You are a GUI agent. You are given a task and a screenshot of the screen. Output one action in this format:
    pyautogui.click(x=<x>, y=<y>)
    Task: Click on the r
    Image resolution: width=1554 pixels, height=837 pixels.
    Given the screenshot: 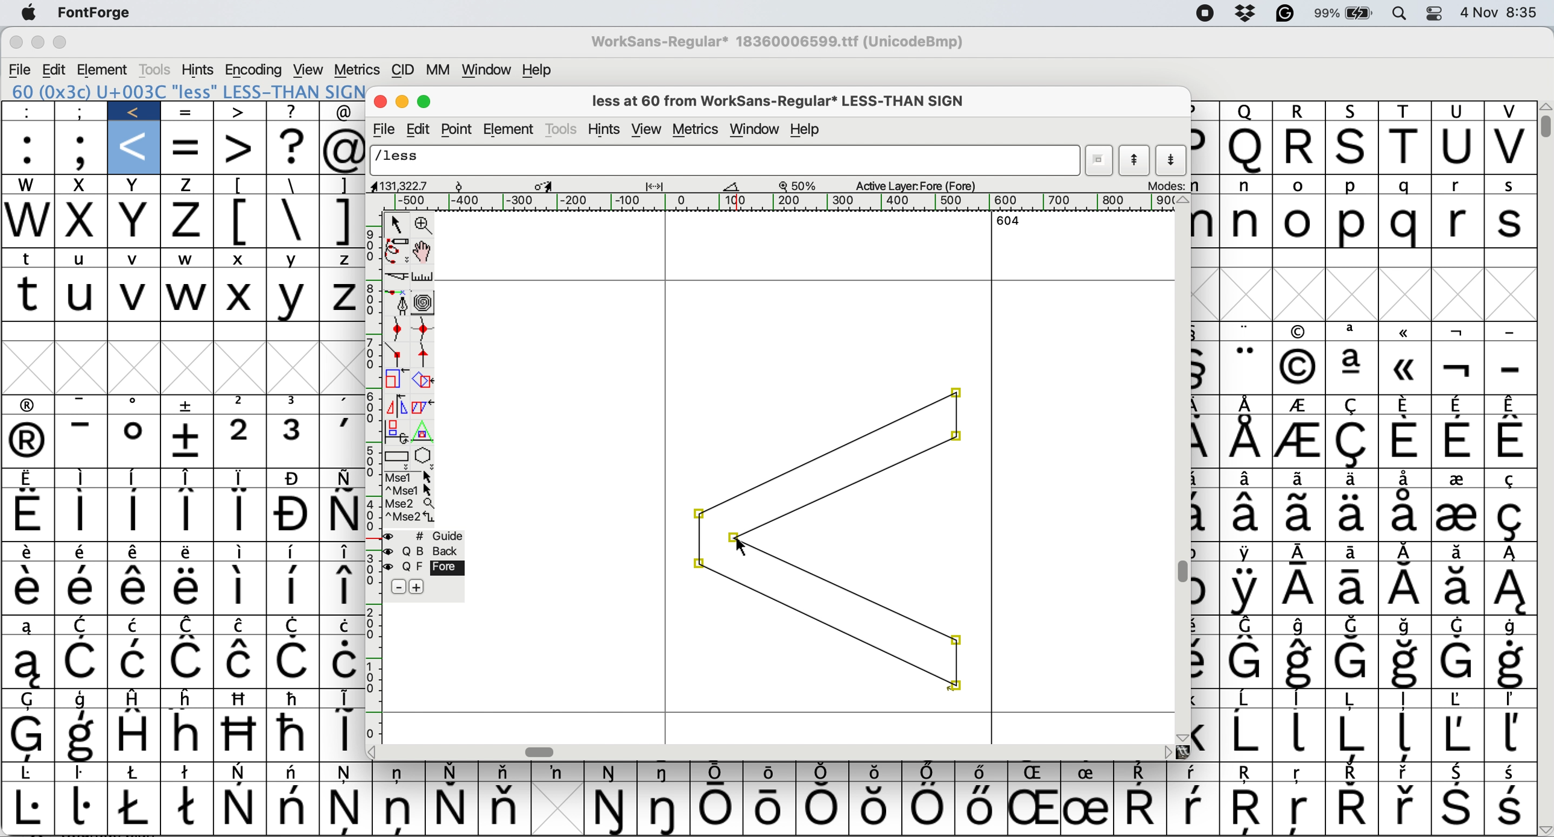 What is the action you would take?
    pyautogui.click(x=1301, y=112)
    